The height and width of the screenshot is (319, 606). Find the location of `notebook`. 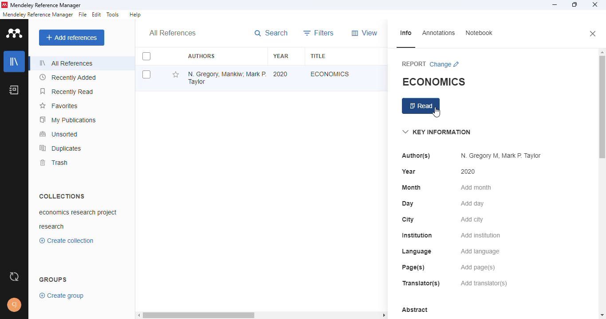

notebook is located at coordinates (478, 33).